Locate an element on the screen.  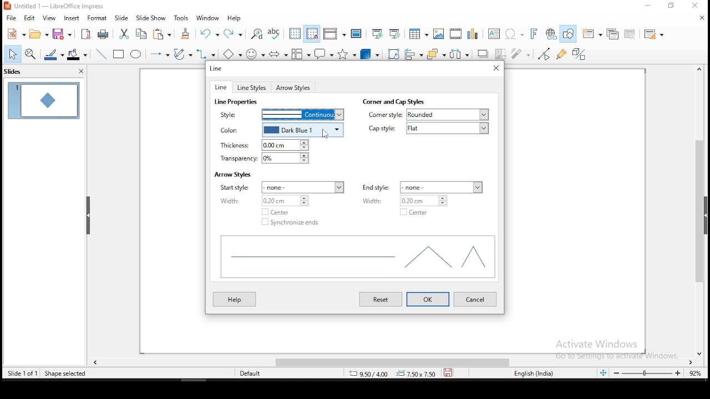
activate windows is located at coordinates (613, 350).